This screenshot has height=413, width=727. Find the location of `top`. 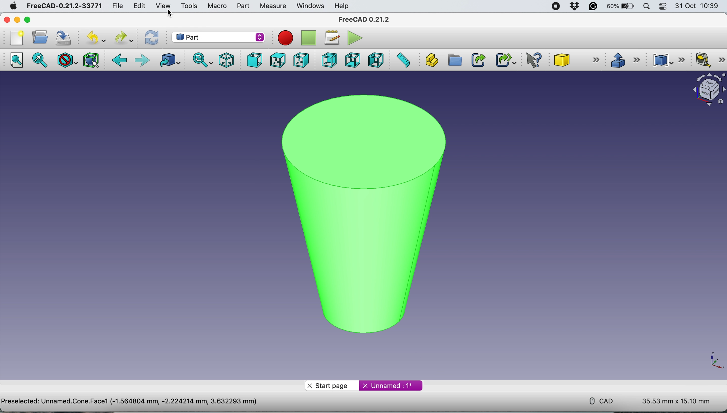

top is located at coordinates (277, 60).